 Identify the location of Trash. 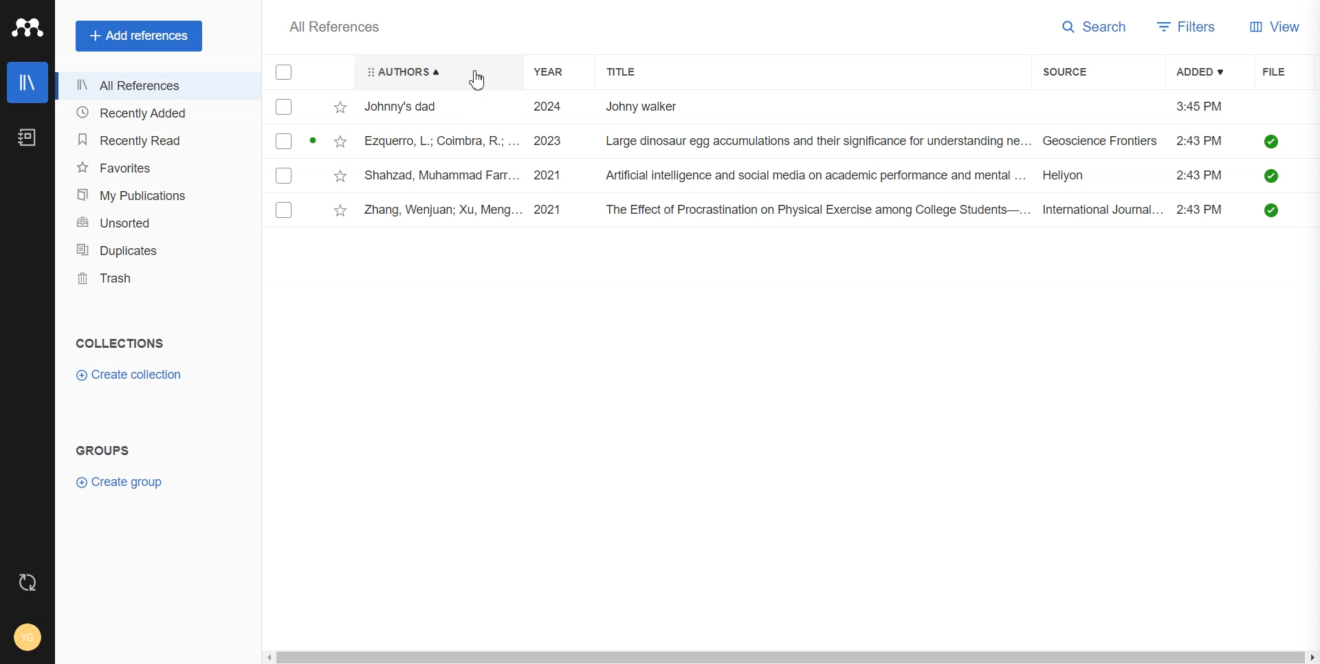
(153, 278).